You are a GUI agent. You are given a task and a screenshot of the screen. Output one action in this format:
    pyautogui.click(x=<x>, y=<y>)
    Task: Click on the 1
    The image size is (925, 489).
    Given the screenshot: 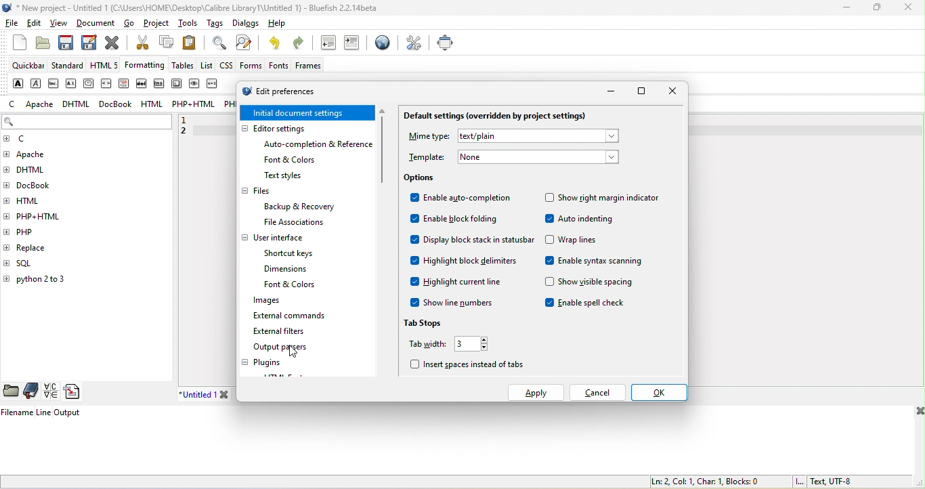 What is the action you would take?
    pyautogui.click(x=190, y=119)
    